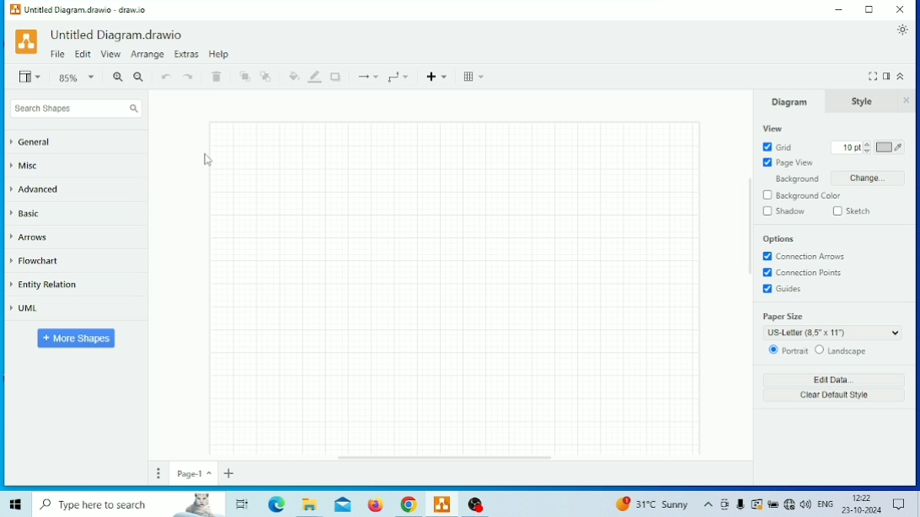 Image resolution: width=920 pixels, height=517 pixels. Describe the element at coordinates (118, 77) in the screenshot. I see `Zoom In` at that location.